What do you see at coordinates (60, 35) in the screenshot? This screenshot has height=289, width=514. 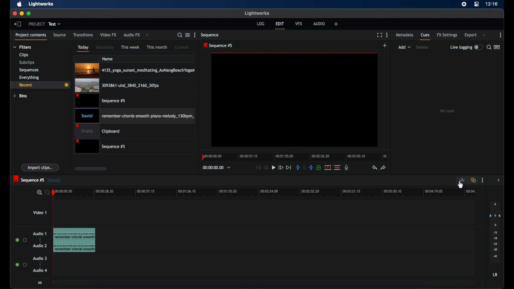 I see `source` at bounding box center [60, 35].